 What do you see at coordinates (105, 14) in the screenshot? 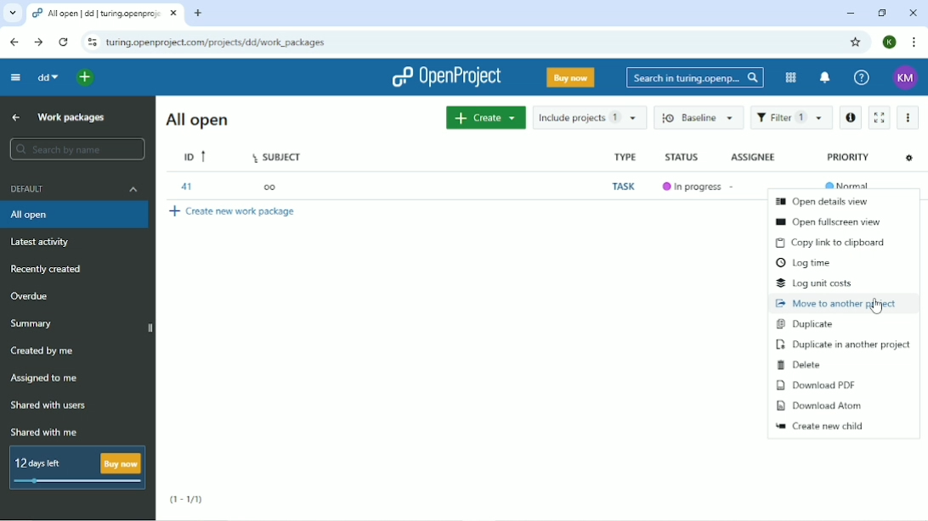
I see `Current tab` at bounding box center [105, 14].